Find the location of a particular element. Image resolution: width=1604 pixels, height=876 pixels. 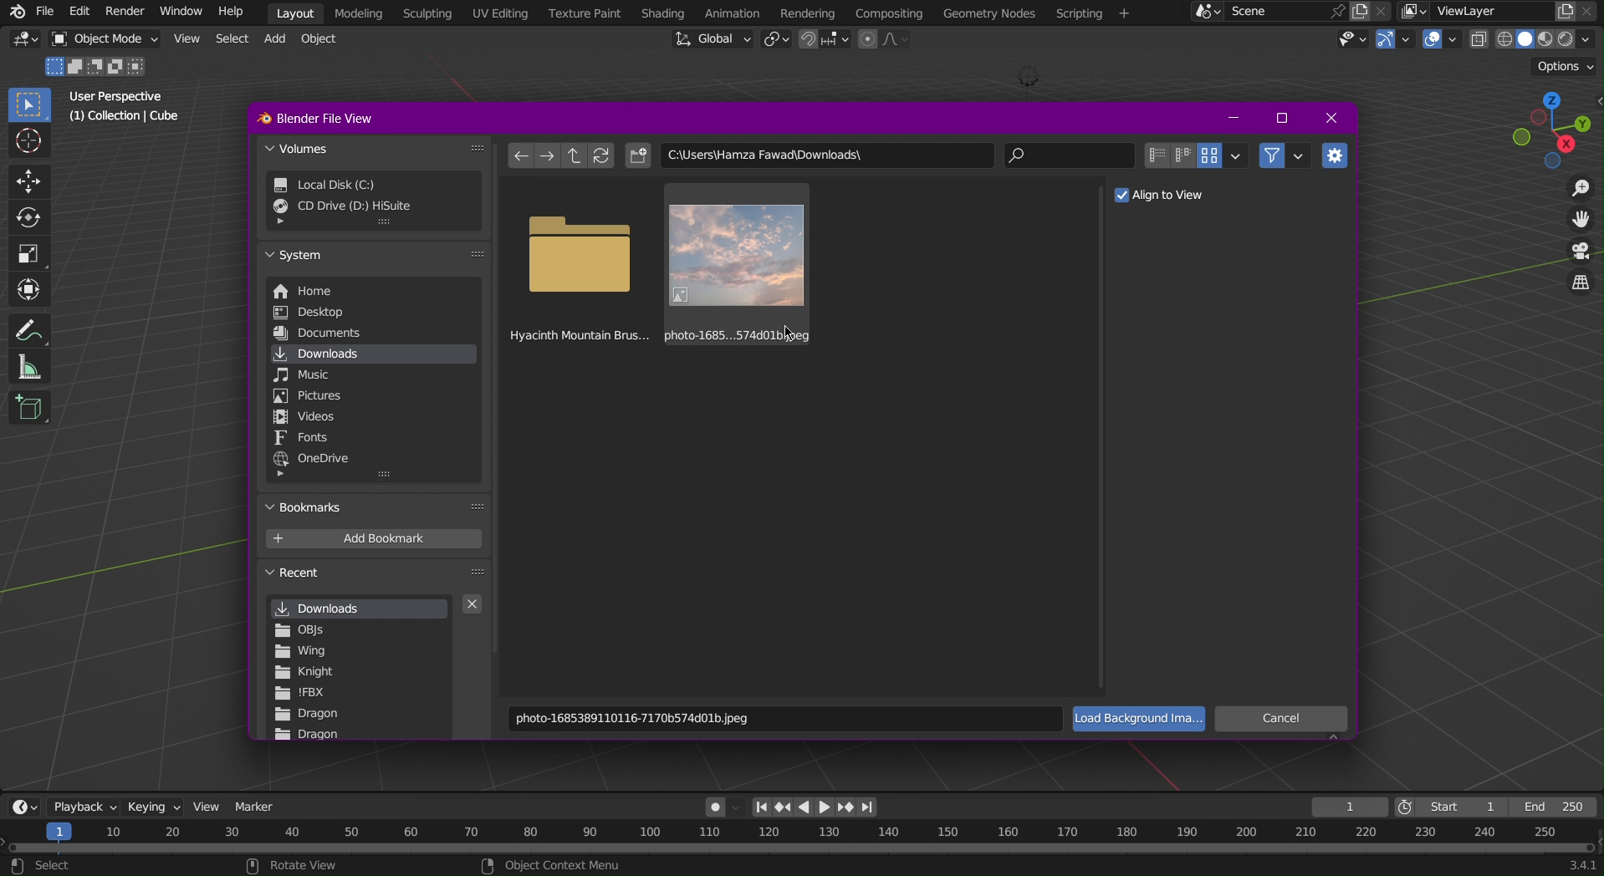

Show Overlays is located at coordinates (1440, 42).